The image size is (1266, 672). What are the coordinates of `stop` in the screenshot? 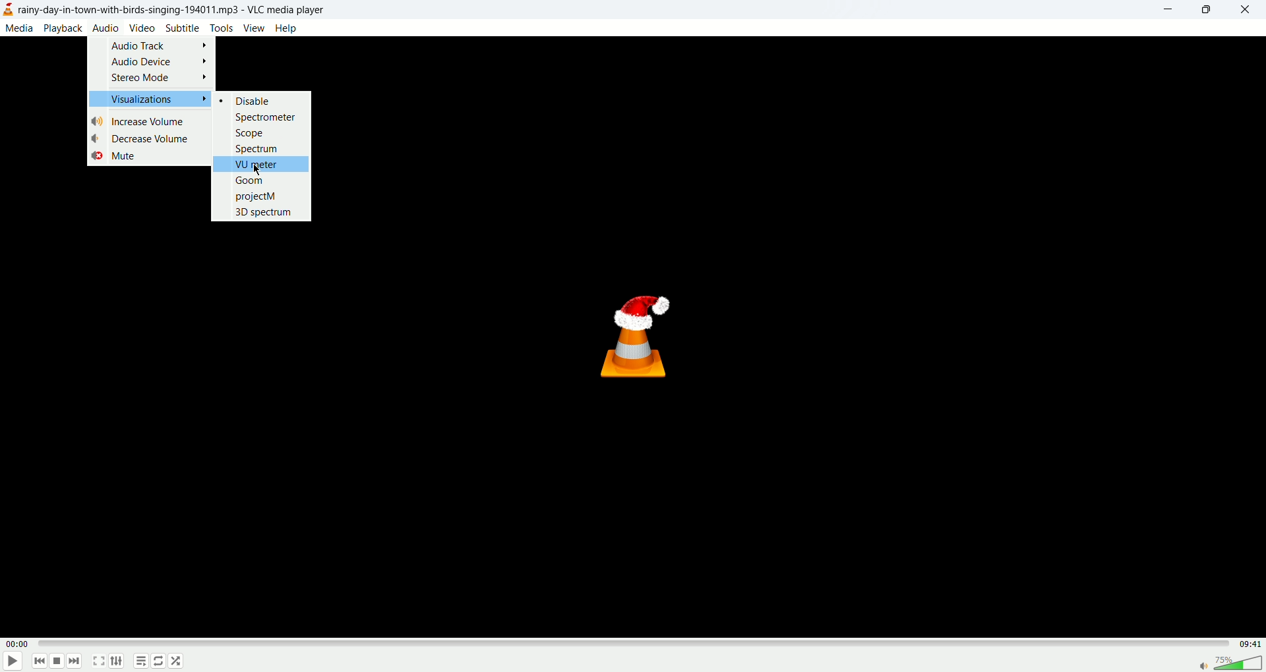 It's located at (58, 661).